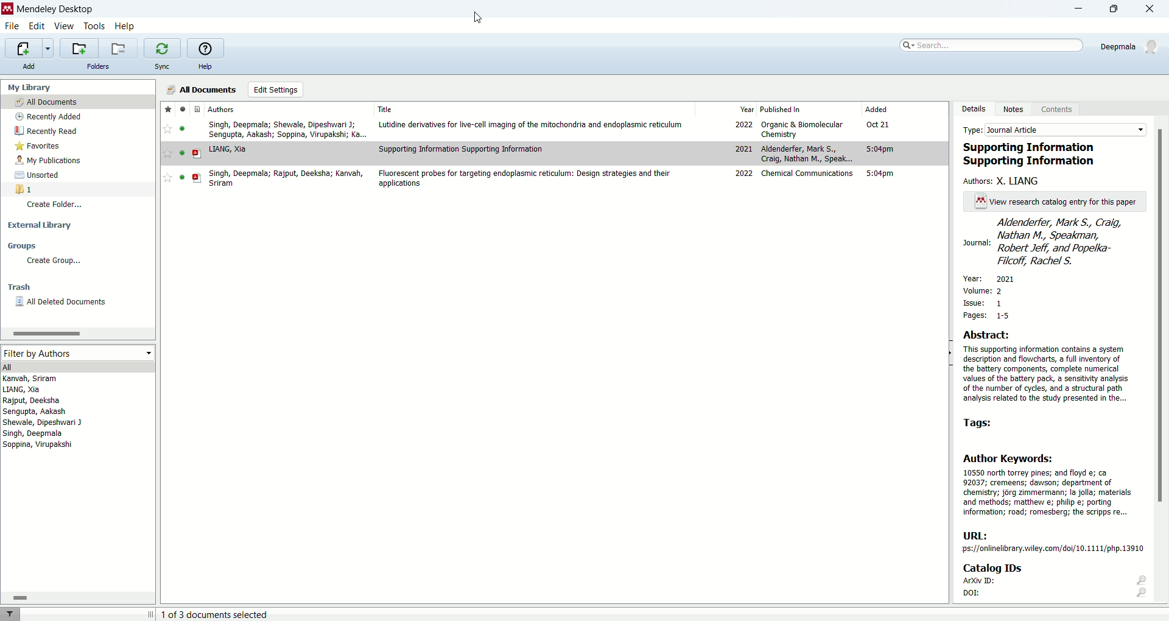 The image size is (1169, 621). Describe the element at coordinates (151, 614) in the screenshot. I see `toggle expand/contract` at that location.